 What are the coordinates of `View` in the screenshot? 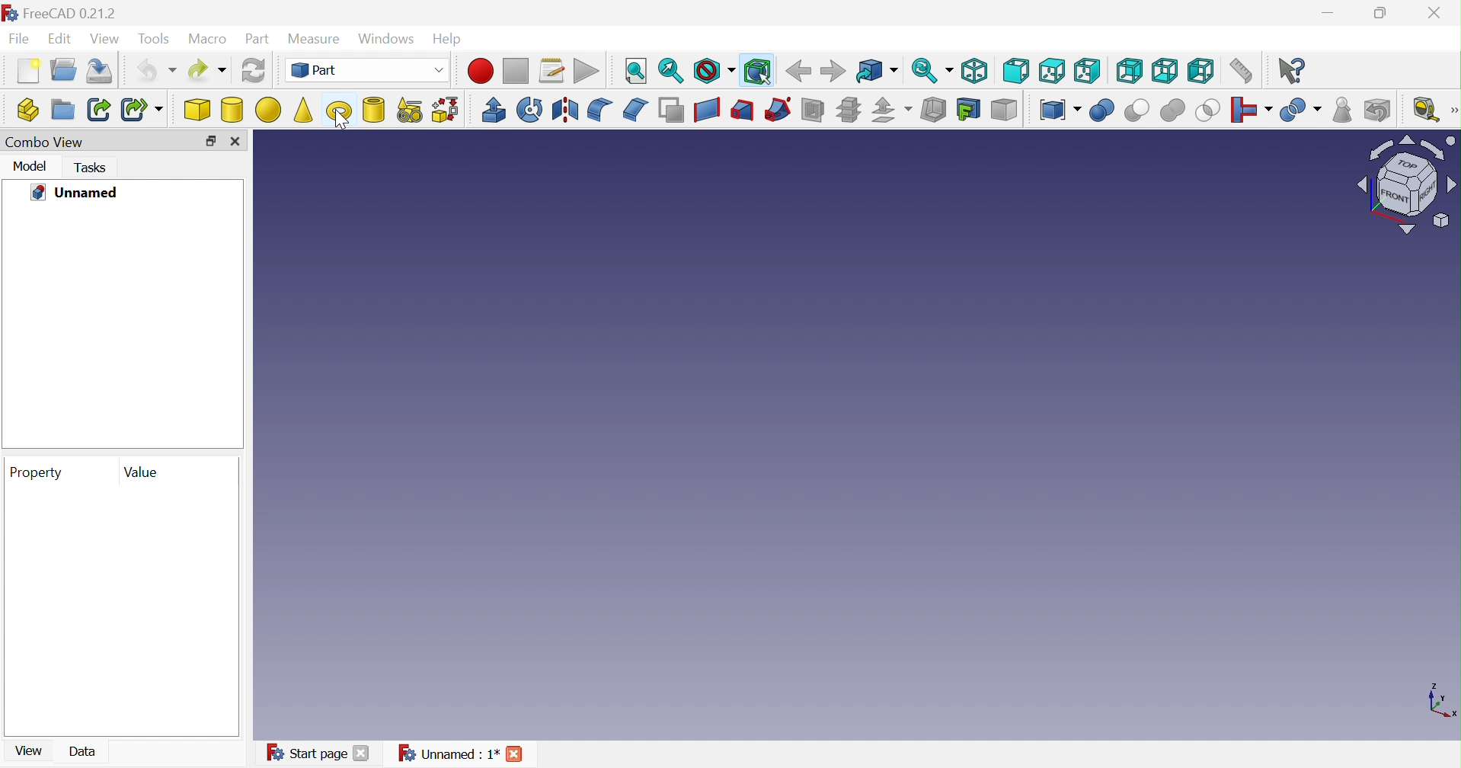 It's located at (105, 40).